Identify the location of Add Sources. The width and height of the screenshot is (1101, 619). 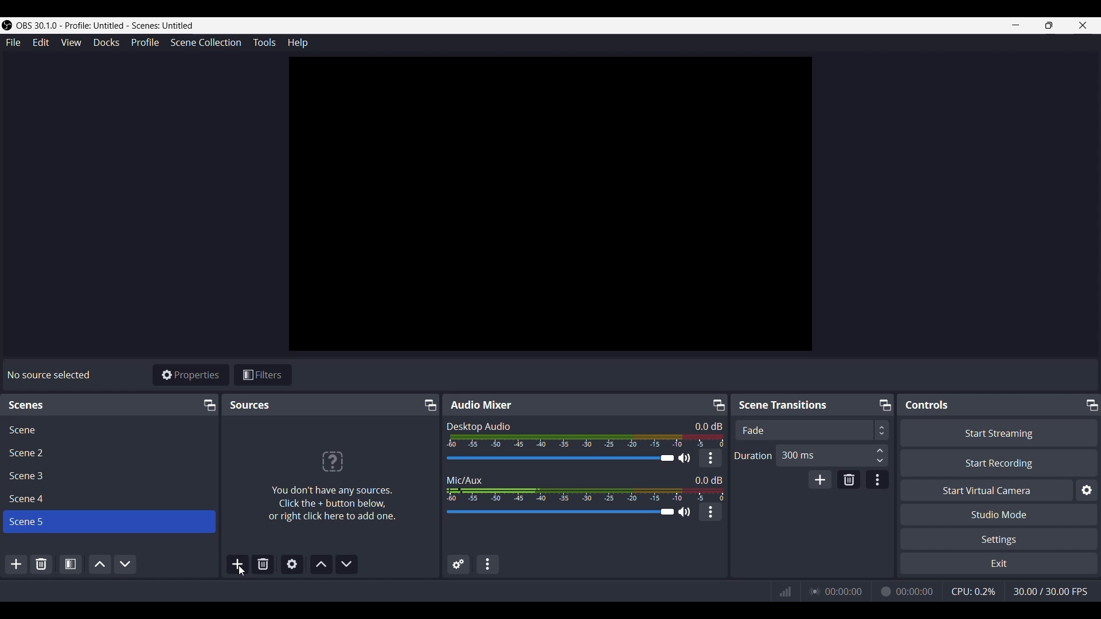
(236, 564).